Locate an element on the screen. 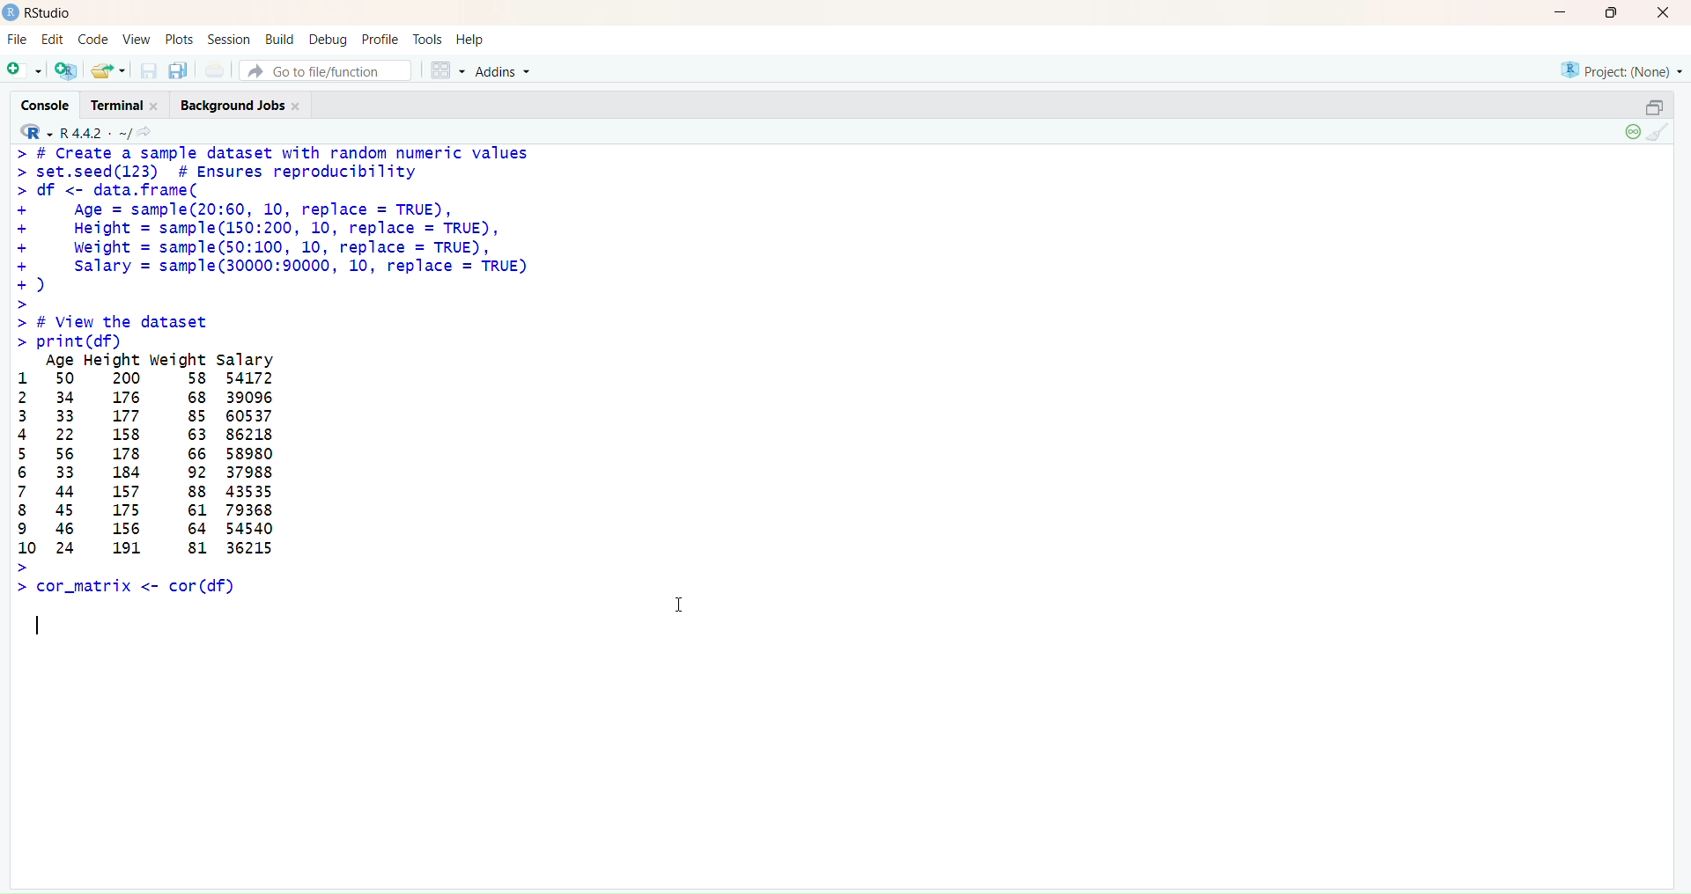 The width and height of the screenshot is (1691, 894). Save current document (Ctrl + S) is located at coordinates (147, 70).